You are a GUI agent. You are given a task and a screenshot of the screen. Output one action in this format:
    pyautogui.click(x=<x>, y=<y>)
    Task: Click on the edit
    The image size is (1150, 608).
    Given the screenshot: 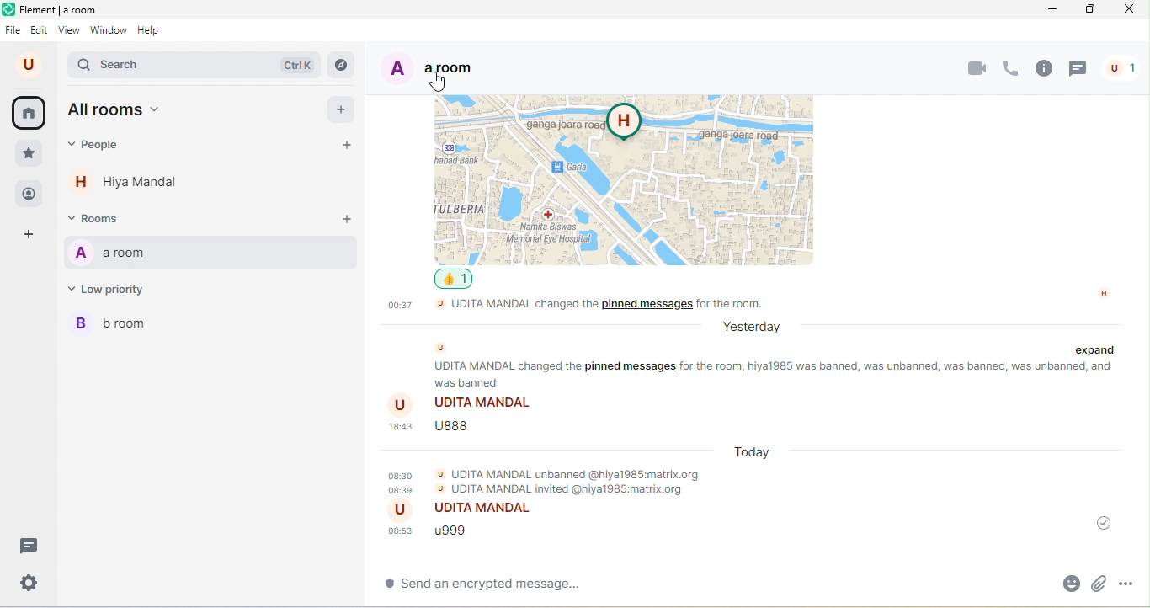 What is the action you would take?
    pyautogui.click(x=40, y=30)
    